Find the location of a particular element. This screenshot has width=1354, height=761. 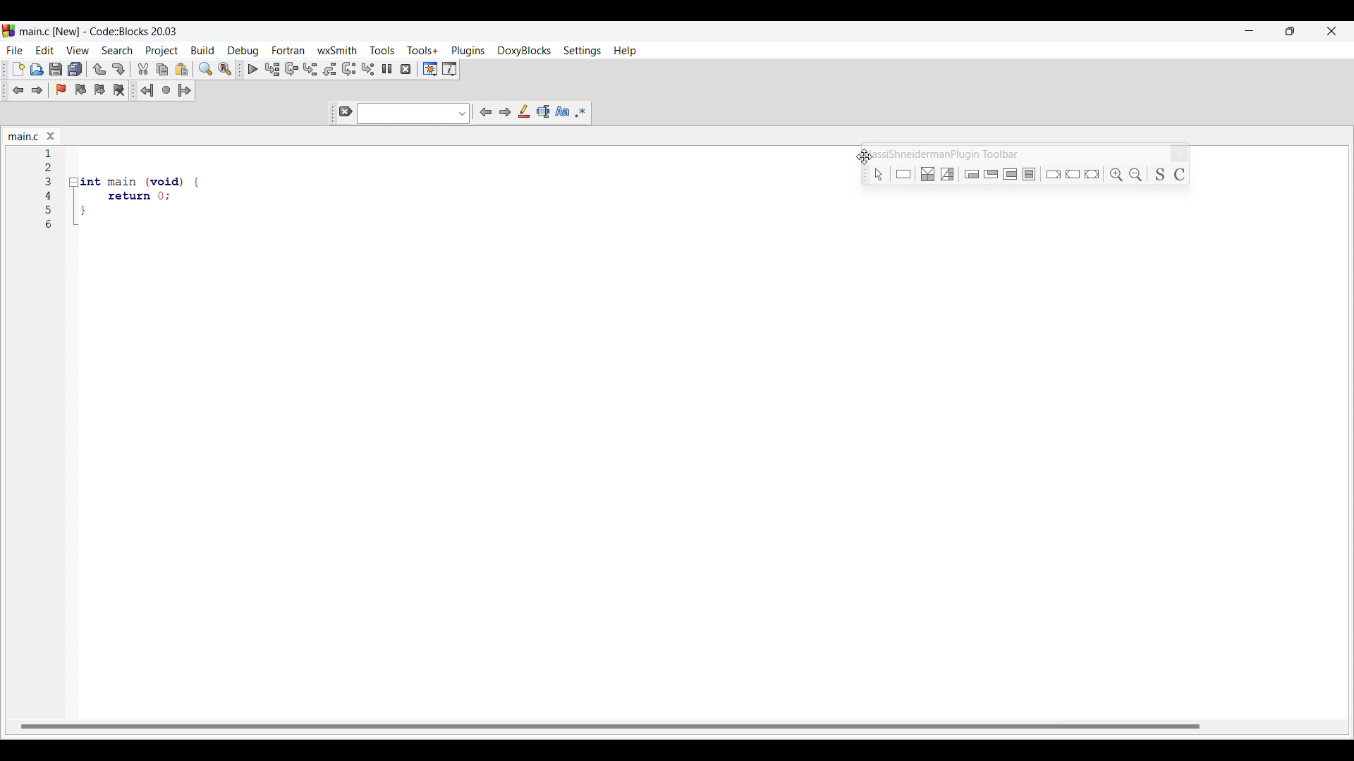

 is located at coordinates (1032, 174).